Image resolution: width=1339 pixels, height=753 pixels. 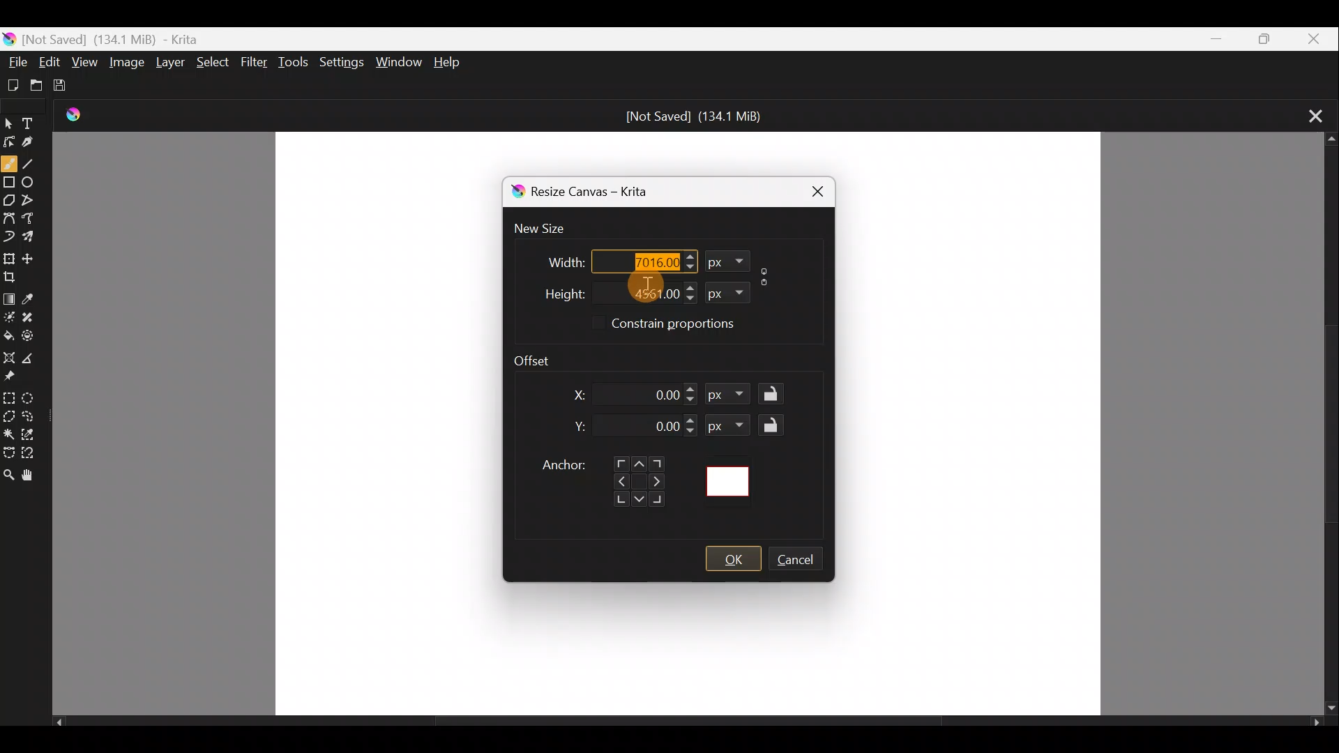 What do you see at coordinates (727, 261) in the screenshot?
I see `Format` at bounding box center [727, 261].